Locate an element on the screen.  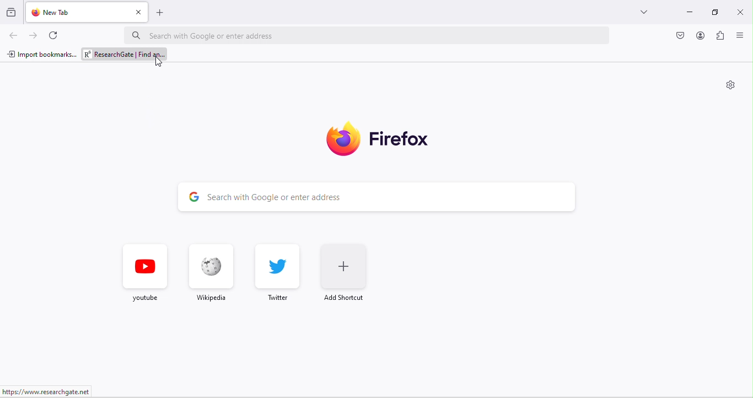
Firefox logo is located at coordinates (342, 138).